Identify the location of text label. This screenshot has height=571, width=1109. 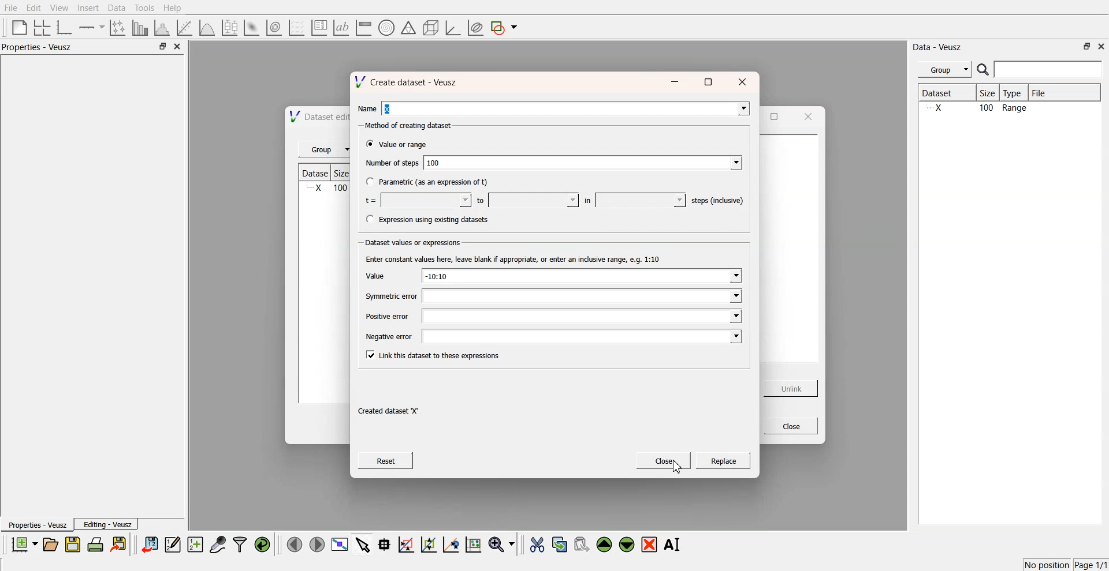
(340, 28).